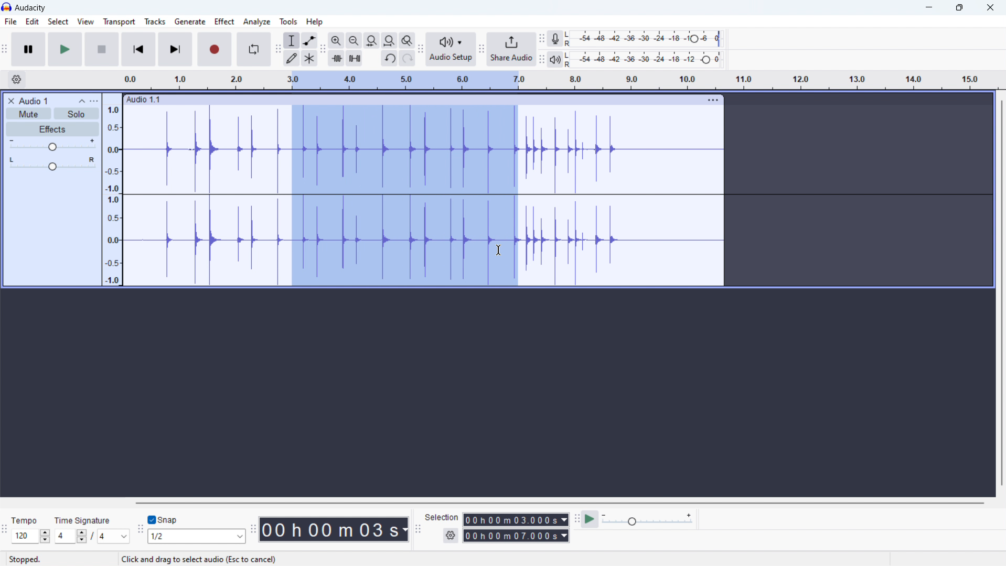 The image size is (1006, 566). I want to click on mute, so click(28, 114).